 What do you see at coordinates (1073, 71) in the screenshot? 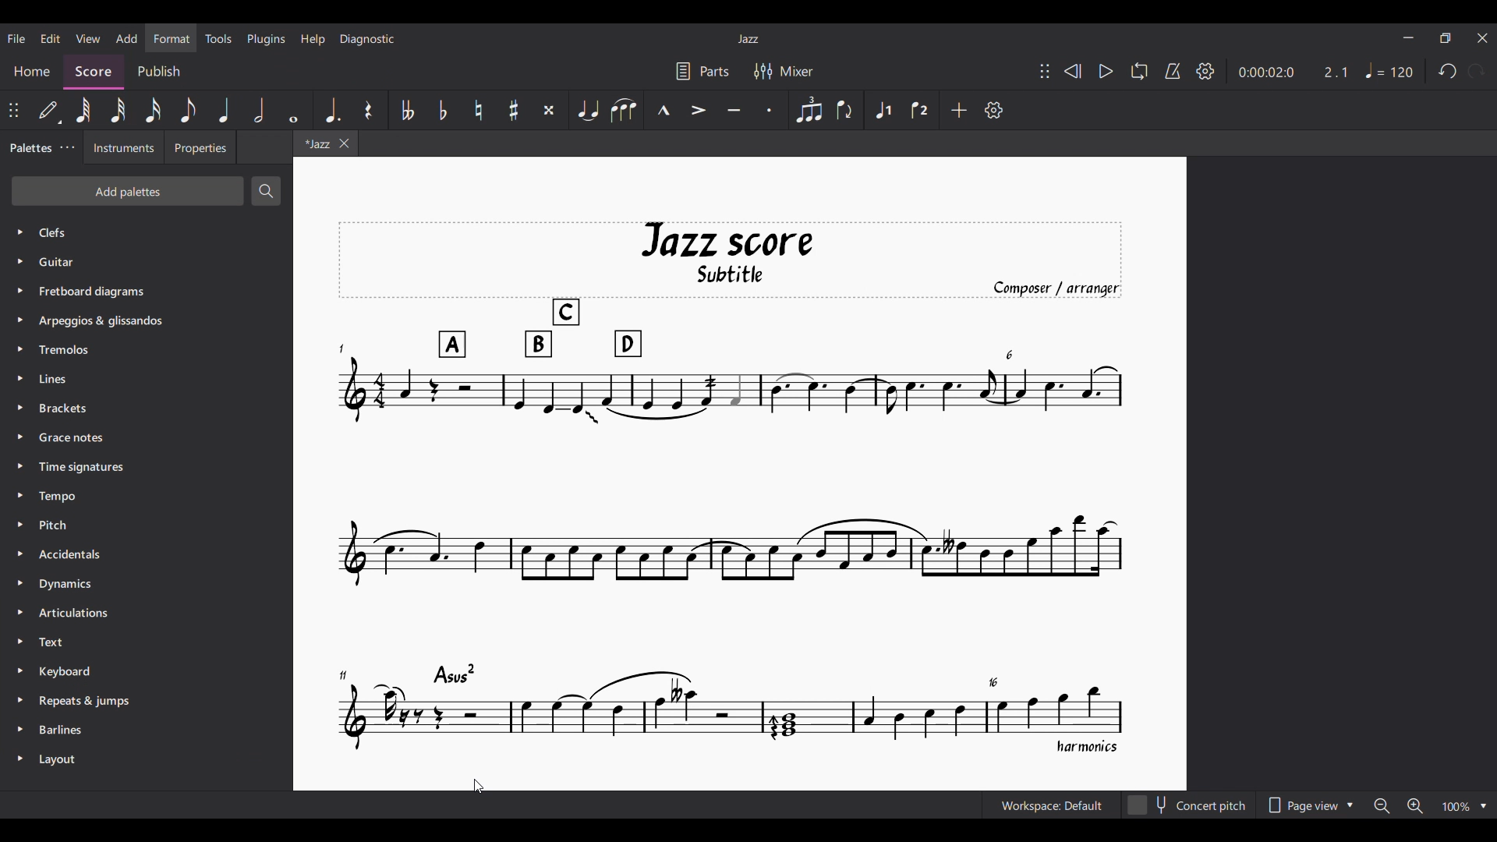
I see `Rewind` at bounding box center [1073, 71].